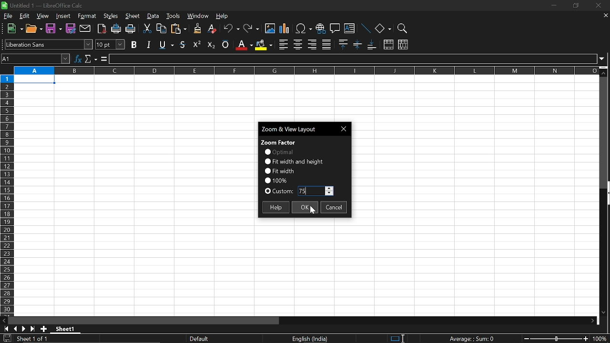  I want to click on merge cells, so click(388, 45).